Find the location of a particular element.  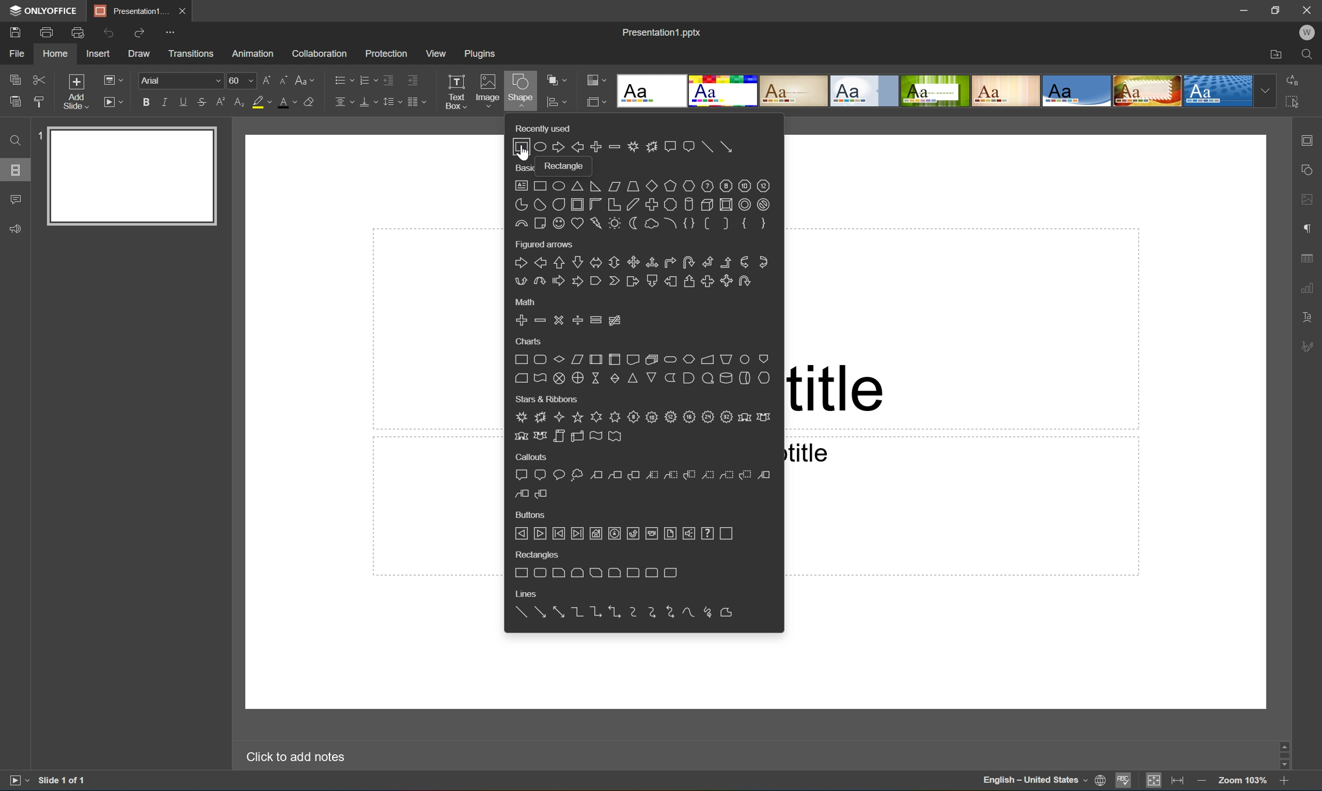

Textart settings is located at coordinates (1308, 318).